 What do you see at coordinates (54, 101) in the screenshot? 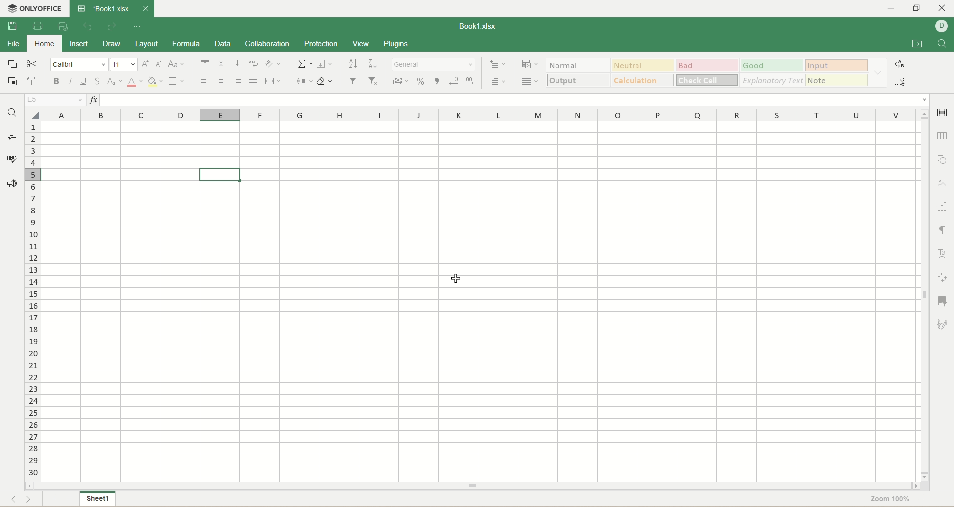
I see `E5` at bounding box center [54, 101].